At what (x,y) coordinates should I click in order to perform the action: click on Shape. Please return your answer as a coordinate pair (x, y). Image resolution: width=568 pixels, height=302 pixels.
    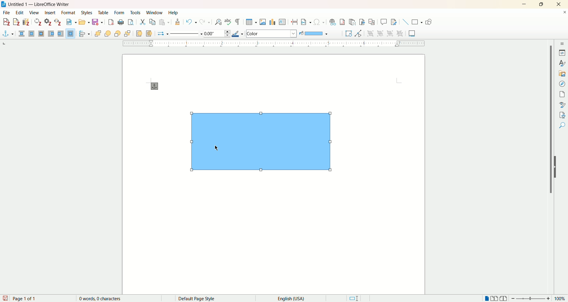
    Looking at the image, I should click on (262, 143).